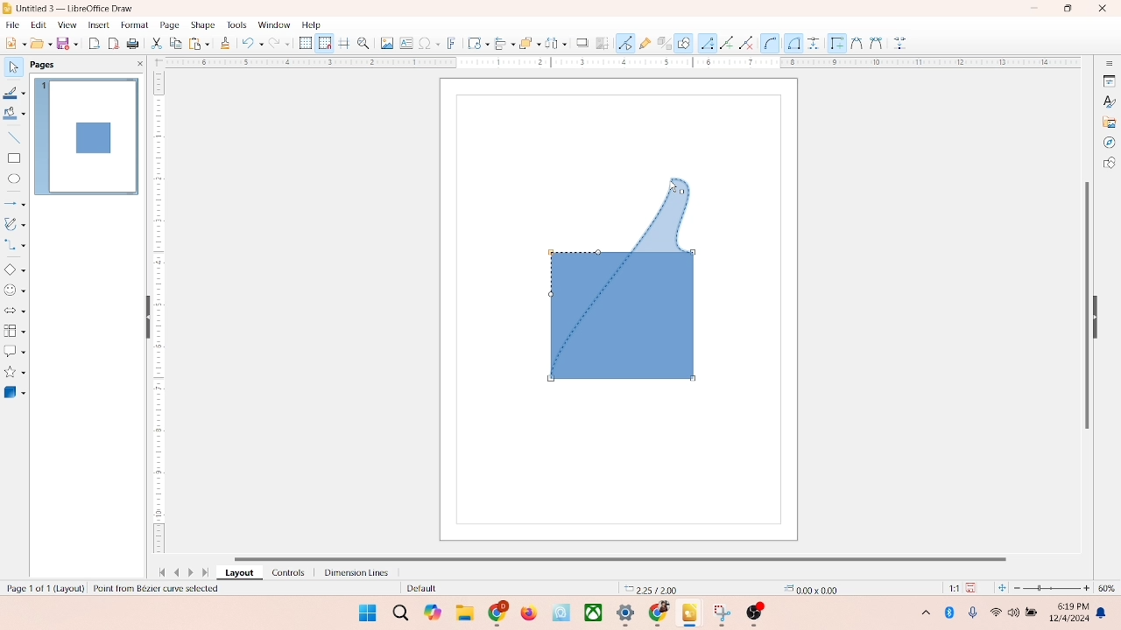  What do you see at coordinates (352, 572) in the screenshot?
I see `dimension lines` at bounding box center [352, 572].